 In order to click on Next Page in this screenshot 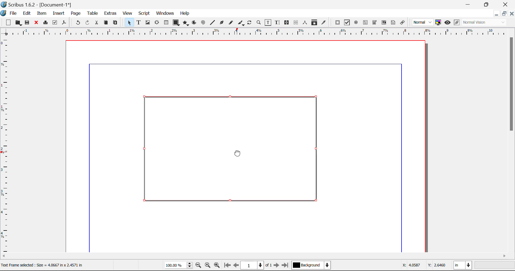, I will do `click(277, 266)`.